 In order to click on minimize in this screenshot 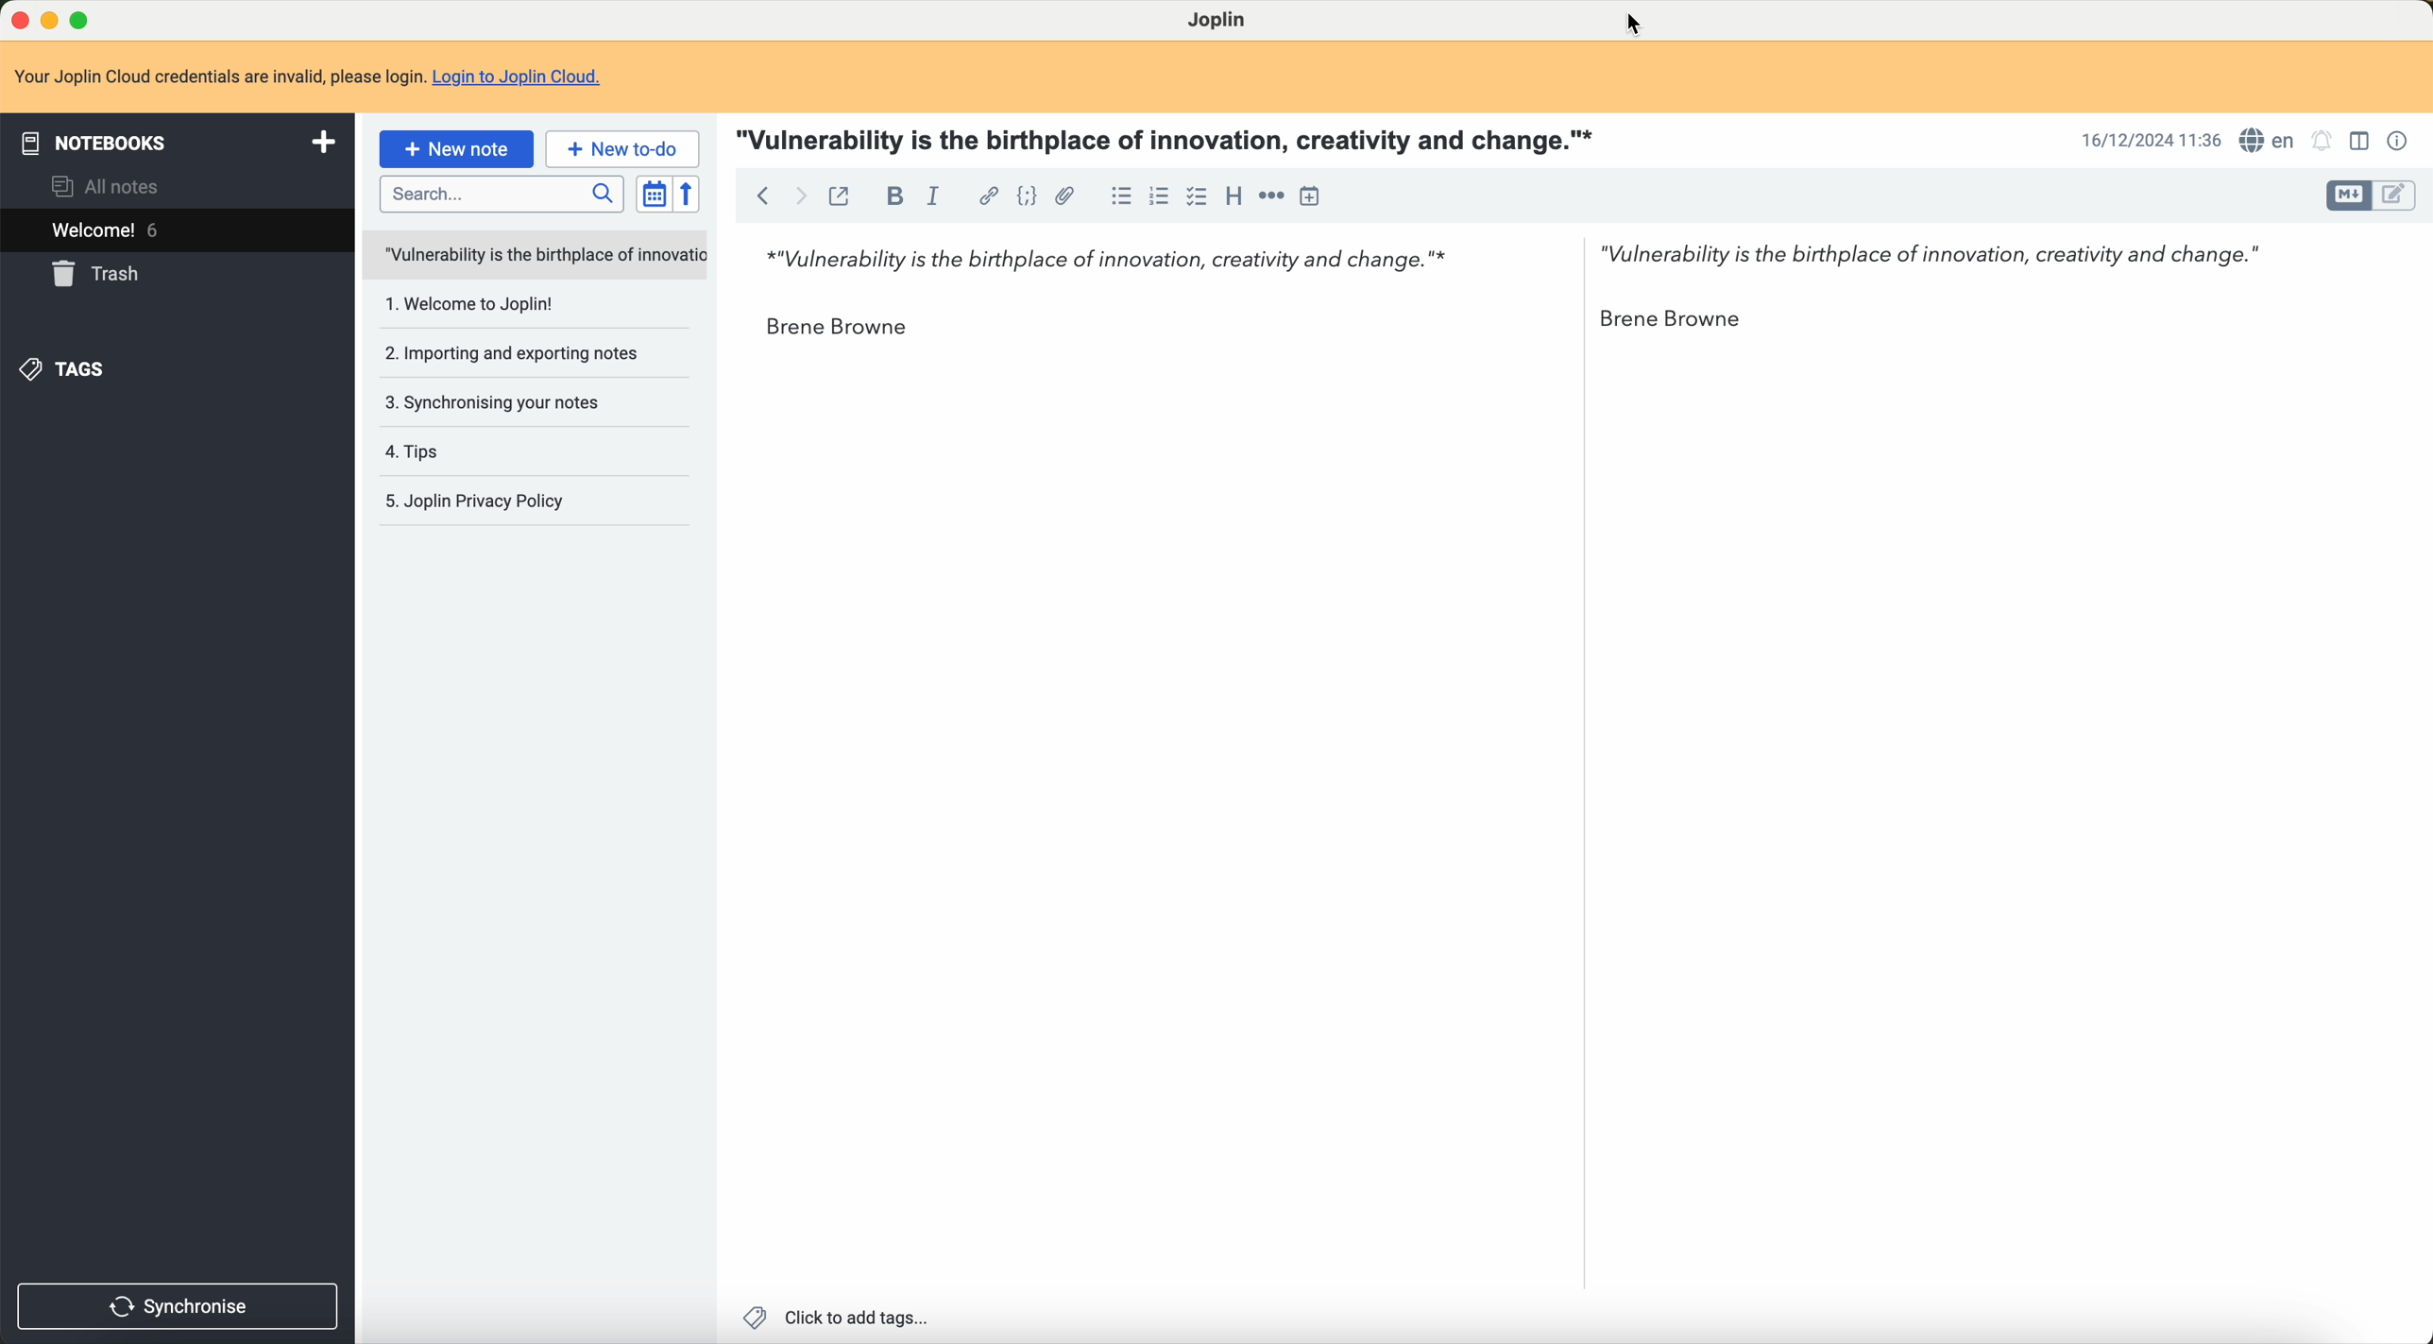, I will do `click(53, 19)`.